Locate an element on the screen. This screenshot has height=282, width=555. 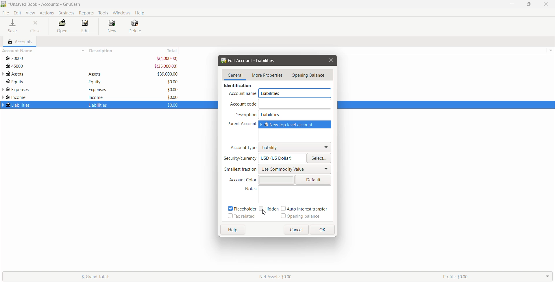
details of the account "Expenses" is located at coordinates (96, 90).